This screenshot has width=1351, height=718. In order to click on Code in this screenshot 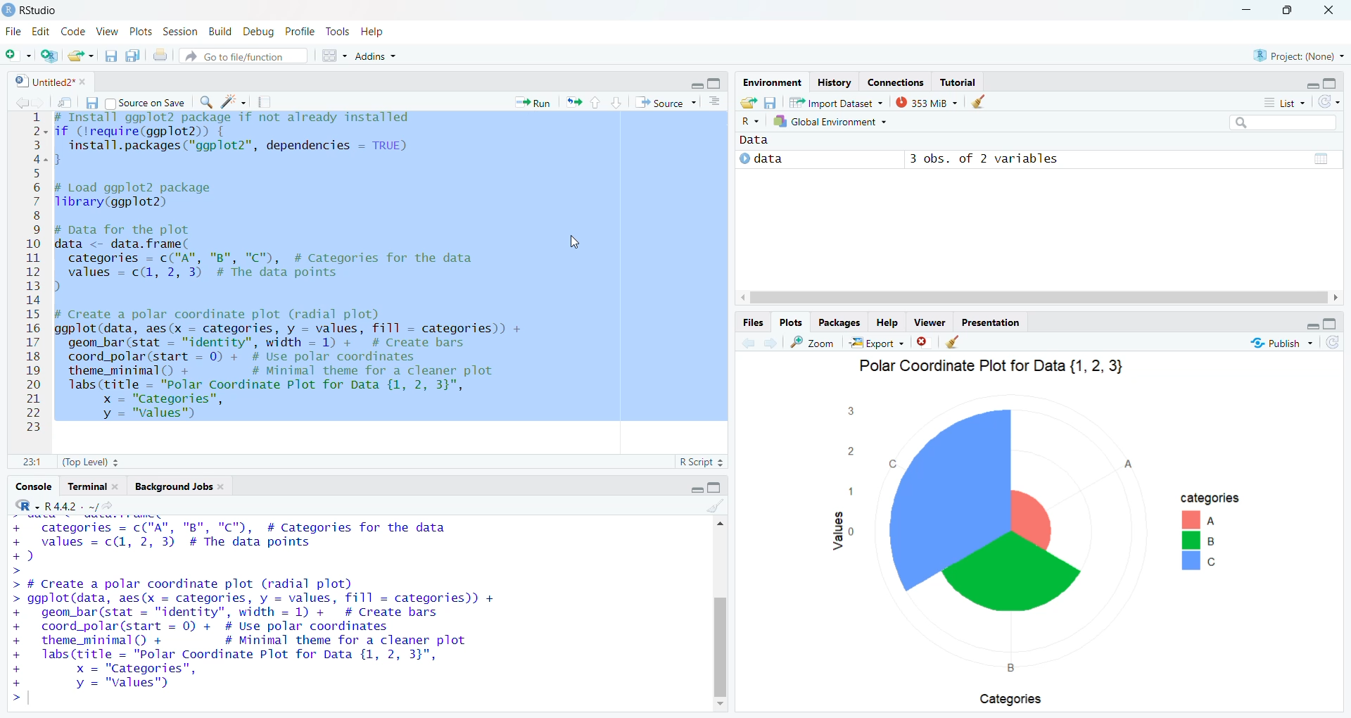, I will do `click(71, 32)`.